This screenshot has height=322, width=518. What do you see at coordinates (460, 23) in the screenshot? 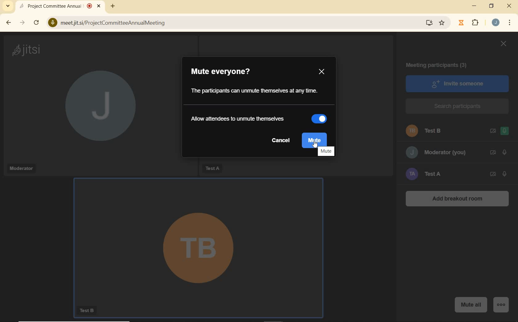
I see `Jibble` at bounding box center [460, 23].